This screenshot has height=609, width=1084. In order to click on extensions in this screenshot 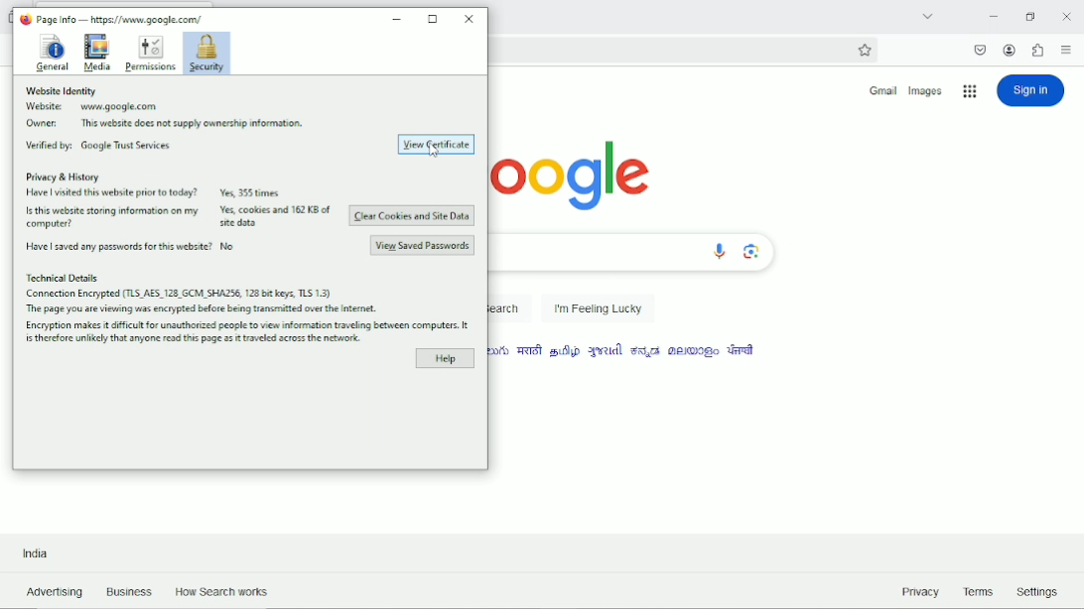, I will do `click(1038, 49)`.